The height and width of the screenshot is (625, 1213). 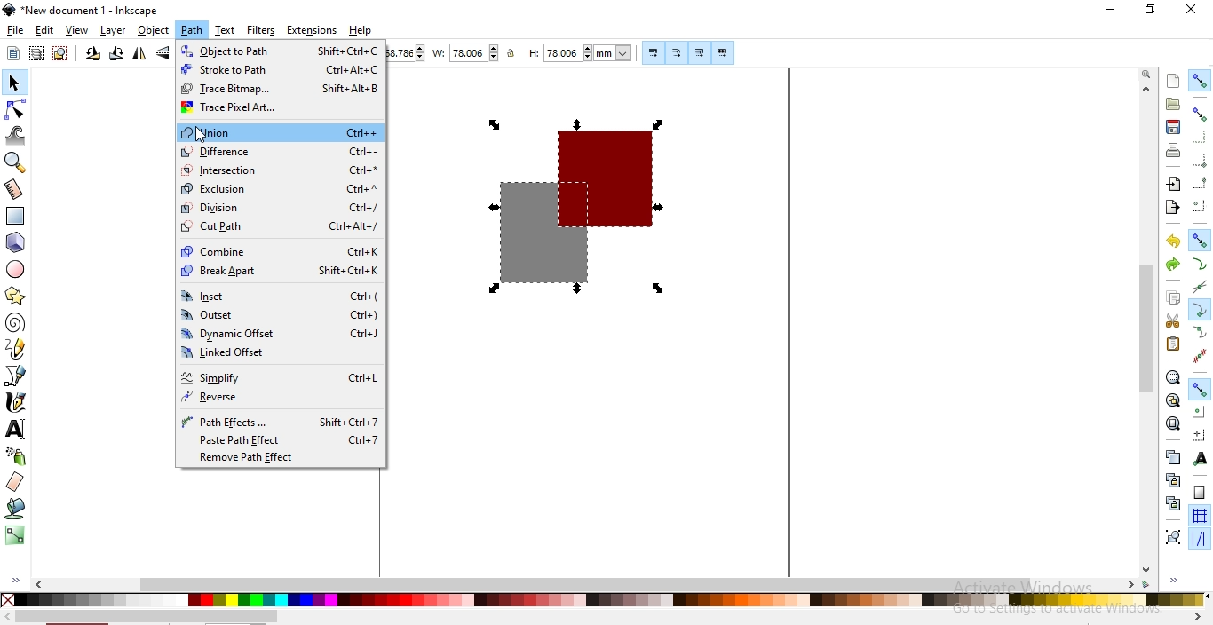 What do you see at coordinates (1201, 80) in the screenshot?
I see `enable snapping` at bounding box center [1201, 80].